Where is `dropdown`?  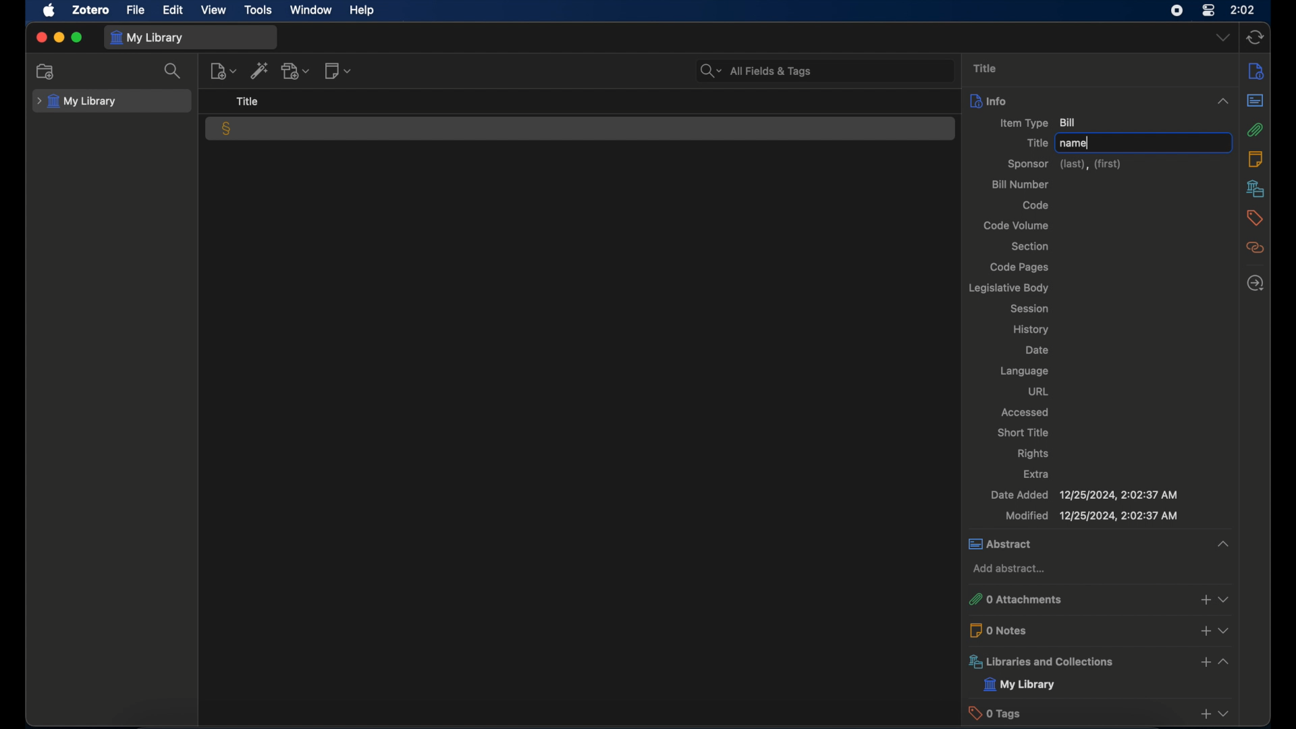 dropdown is located at coordinates (1222, 38).